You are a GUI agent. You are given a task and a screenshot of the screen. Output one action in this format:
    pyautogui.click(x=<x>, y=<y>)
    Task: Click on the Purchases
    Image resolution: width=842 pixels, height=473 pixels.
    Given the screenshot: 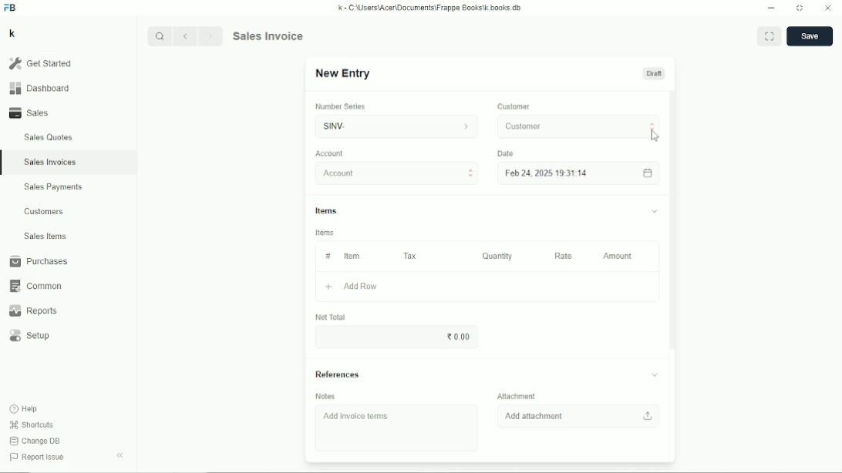 What is the action you would take?
    pyautogui.click(x=38, y=261)
    